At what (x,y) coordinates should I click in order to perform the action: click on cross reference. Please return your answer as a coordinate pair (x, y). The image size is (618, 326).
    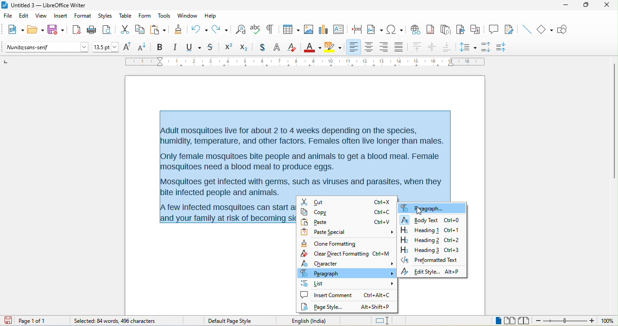
    Looking at the image, I should click on (477, 29).